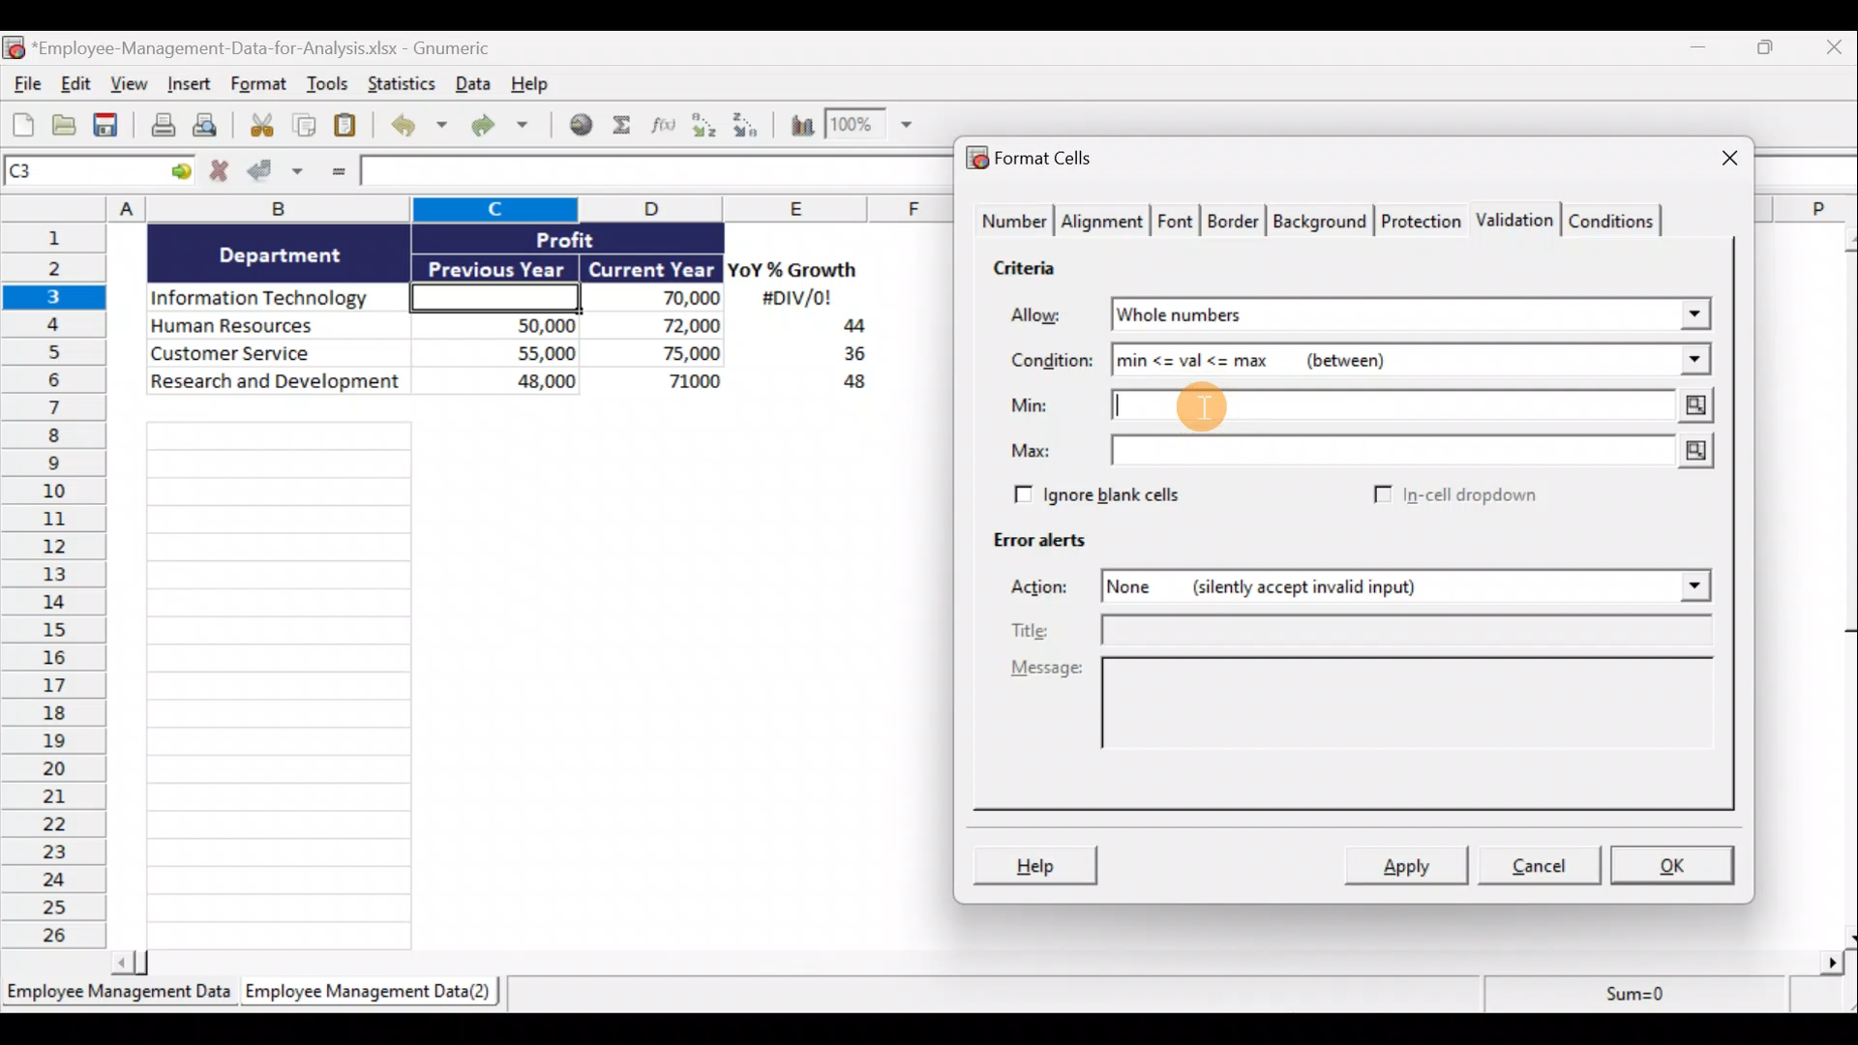  Describe the element at coordinates (583, 125) in the screenshot. I see `Insert hyperlink` at that location.